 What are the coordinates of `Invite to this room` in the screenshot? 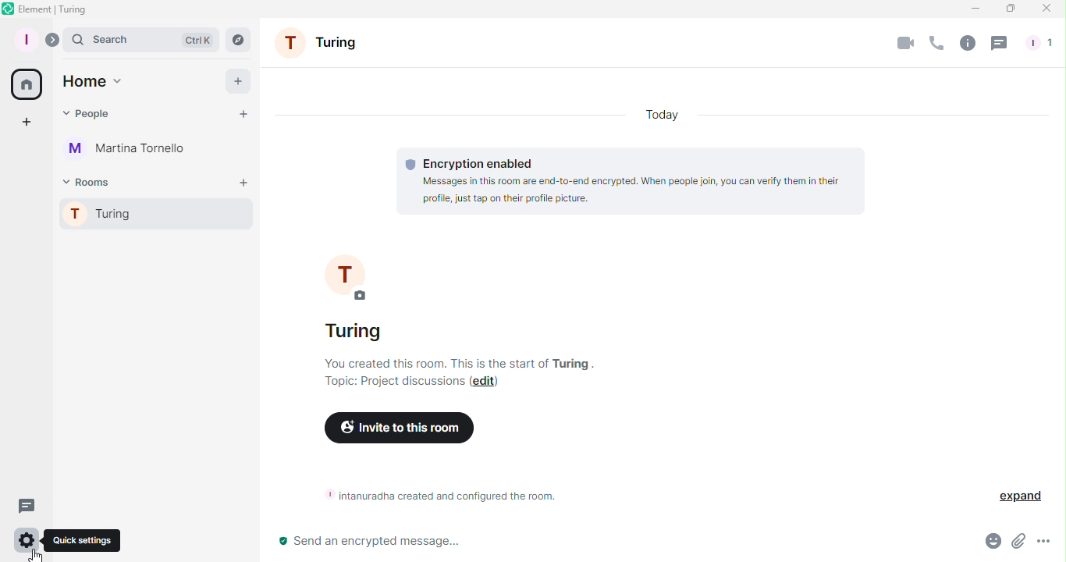 It's located at (400, 427).